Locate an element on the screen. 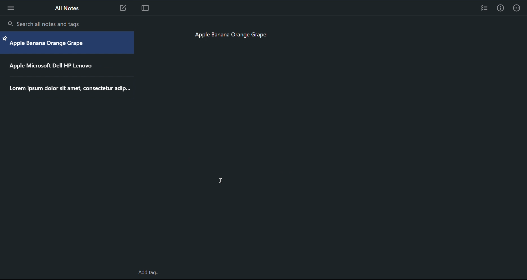 The width and height of the screenshot is (527, 280). Lorem ipsum dolor sit amet, consectetur adip... is located at coordinates (70, 89).